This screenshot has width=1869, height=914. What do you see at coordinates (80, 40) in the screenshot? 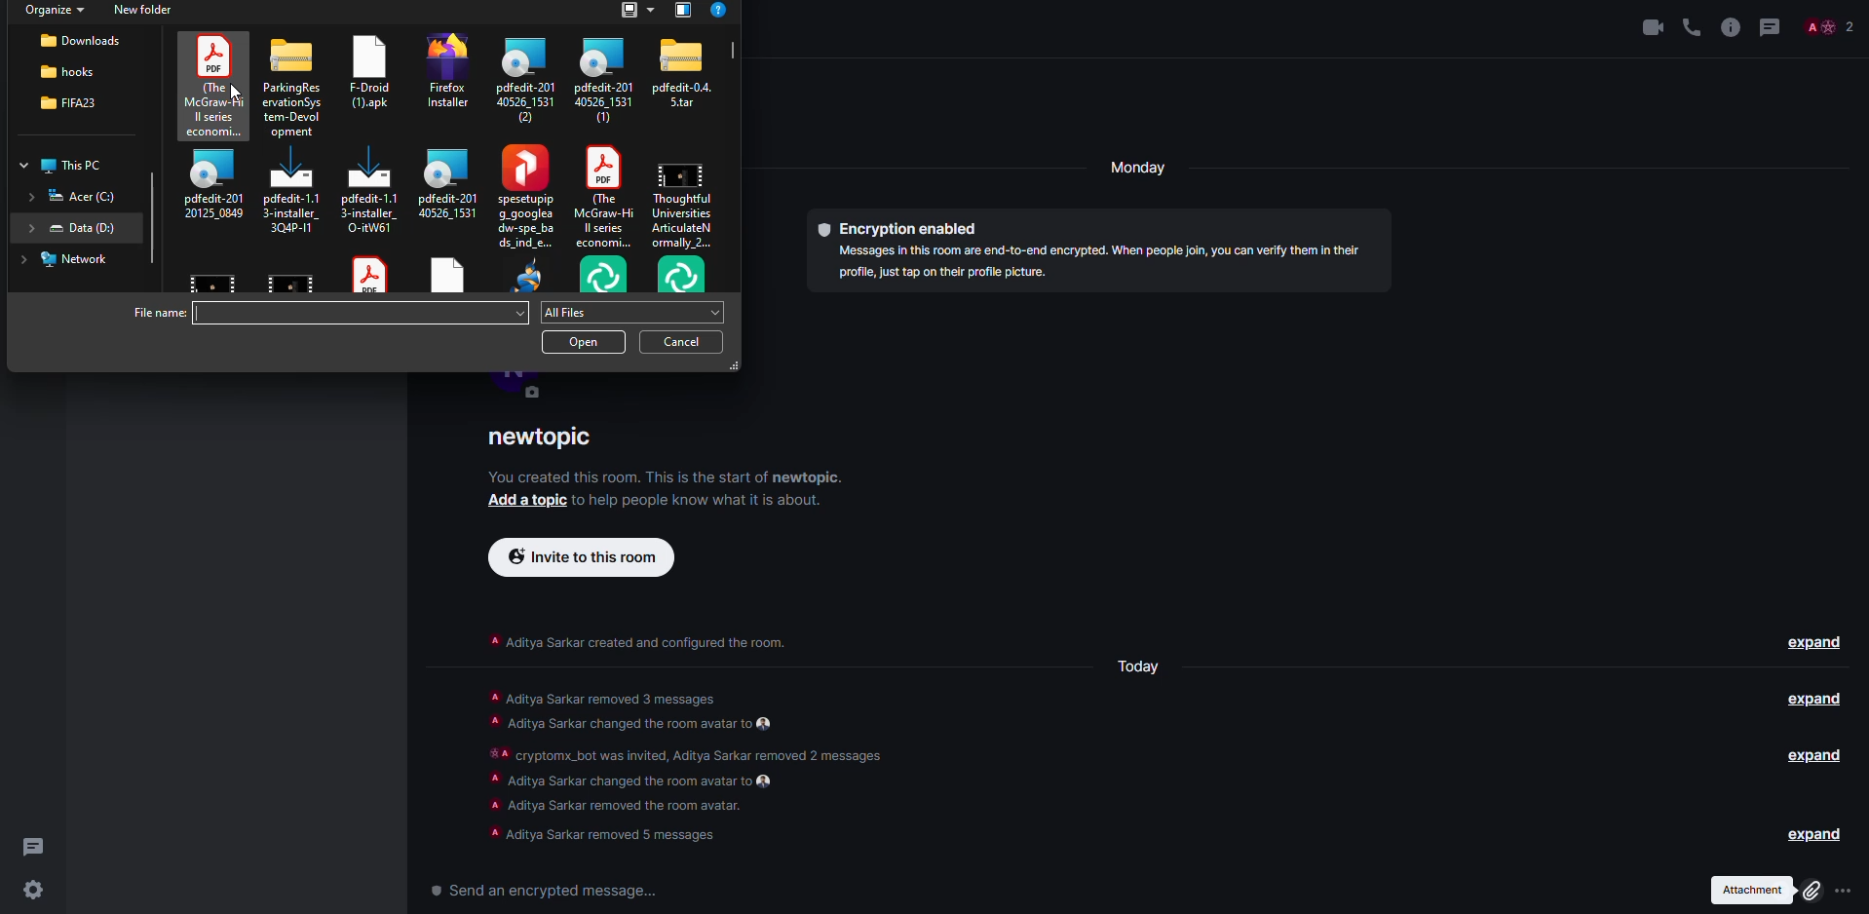
I see `location` at bounding box center [80, 40].